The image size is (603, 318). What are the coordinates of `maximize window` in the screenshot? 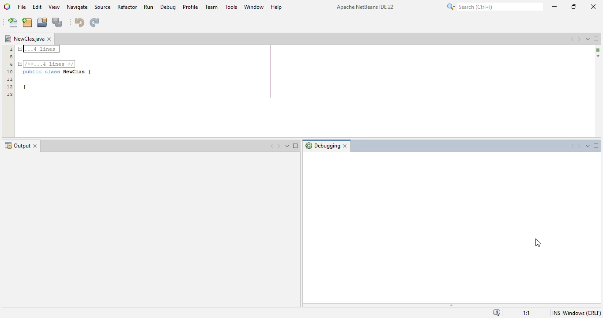 It's located at (596, 39).